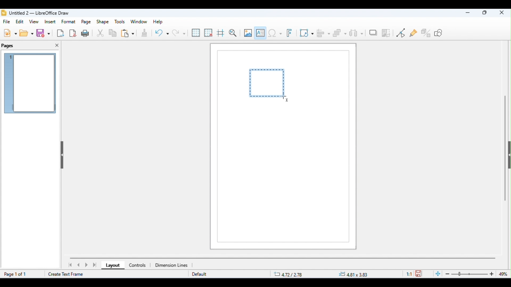 The width and height of the screenshot is (511, 287). What do you see at coordinates (31, 84) in the screenshot?
I see `current page ` at bounding box center [31, 84].